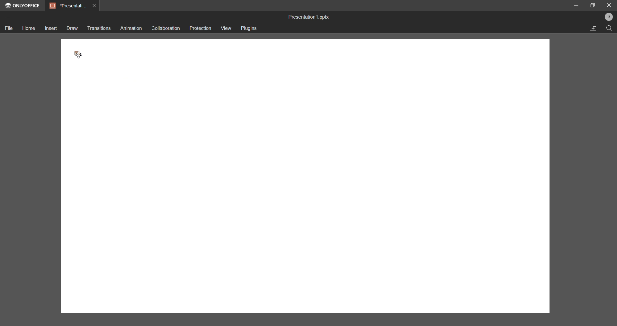  I want to click on cursor, so click(81, 53).